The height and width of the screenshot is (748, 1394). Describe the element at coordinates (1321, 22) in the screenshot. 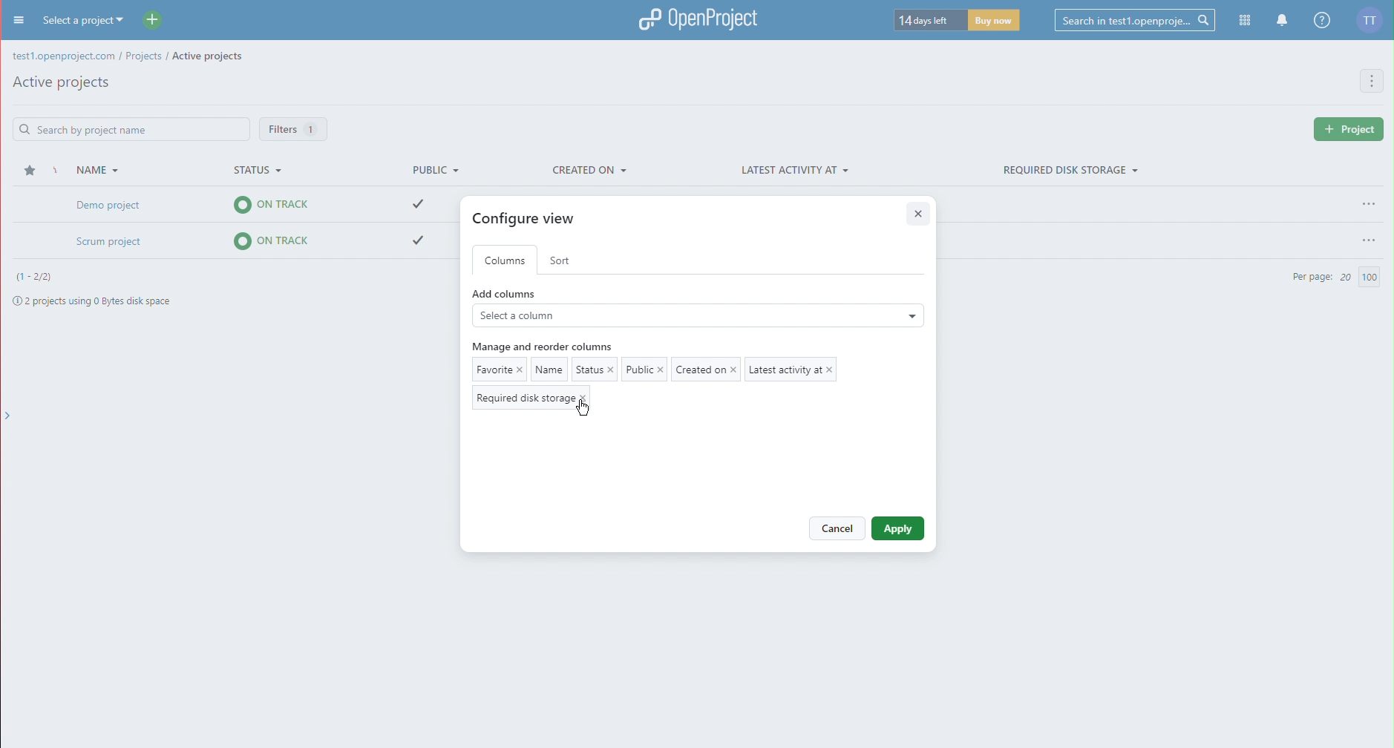

I see `Help` at that location.